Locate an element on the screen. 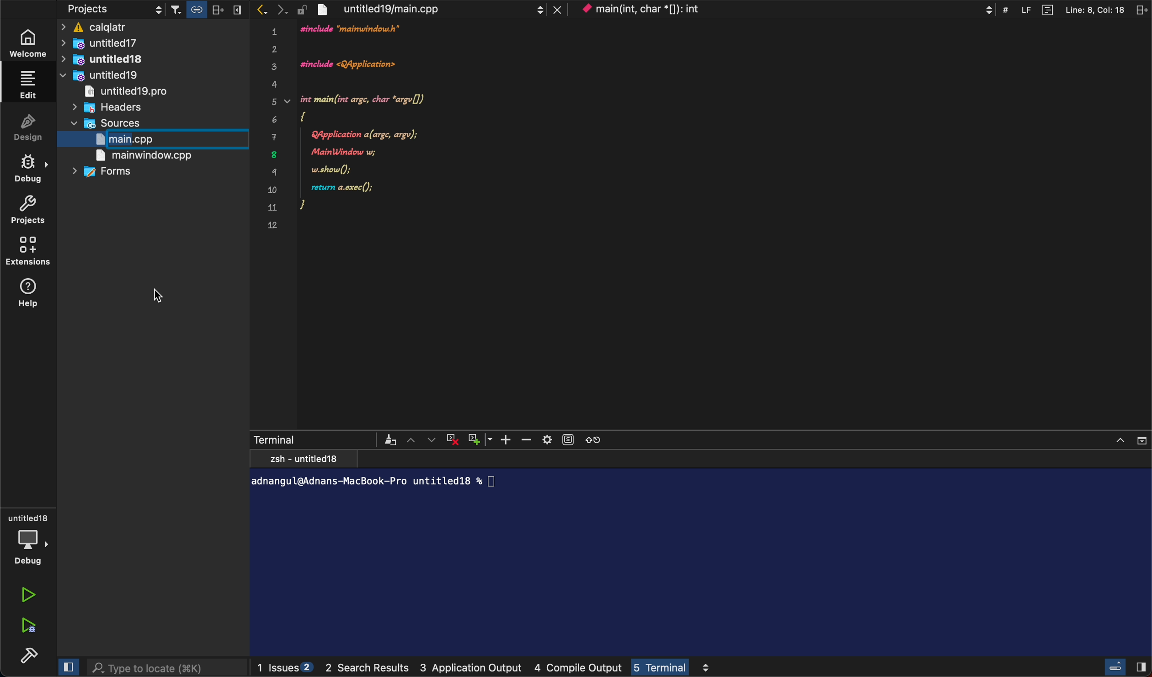 The width and height of the screenshot is (1152, 677). sources is located at coordinates (122, 124).